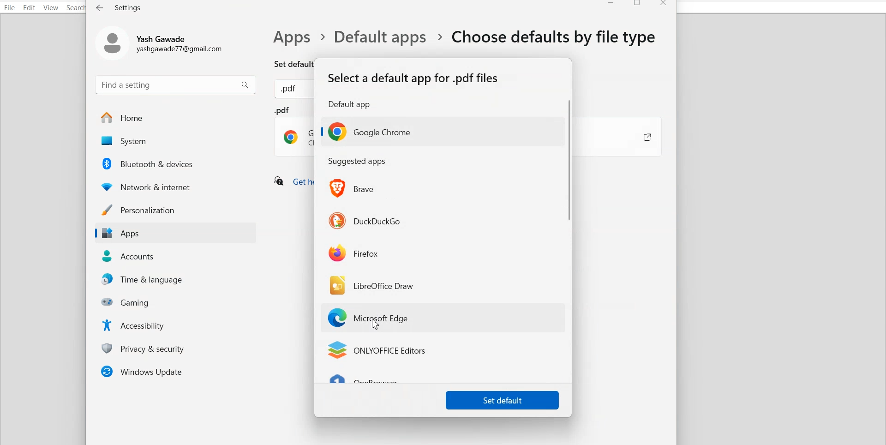  What do you see at coordinates (368, 132) in the screenshot?
I see `Google chrome` at bounding box center [368, 132].